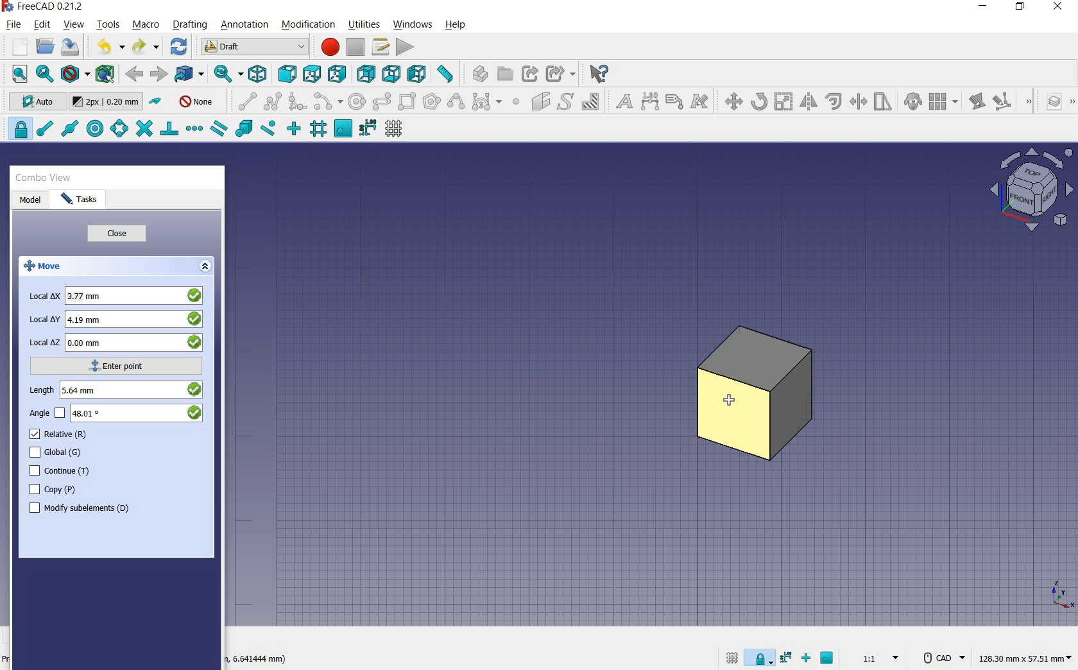 This screenshot has width=1078, height=670. Describe the element at coordinates (913, 102) in the screenshot. I see `clone` at that location.